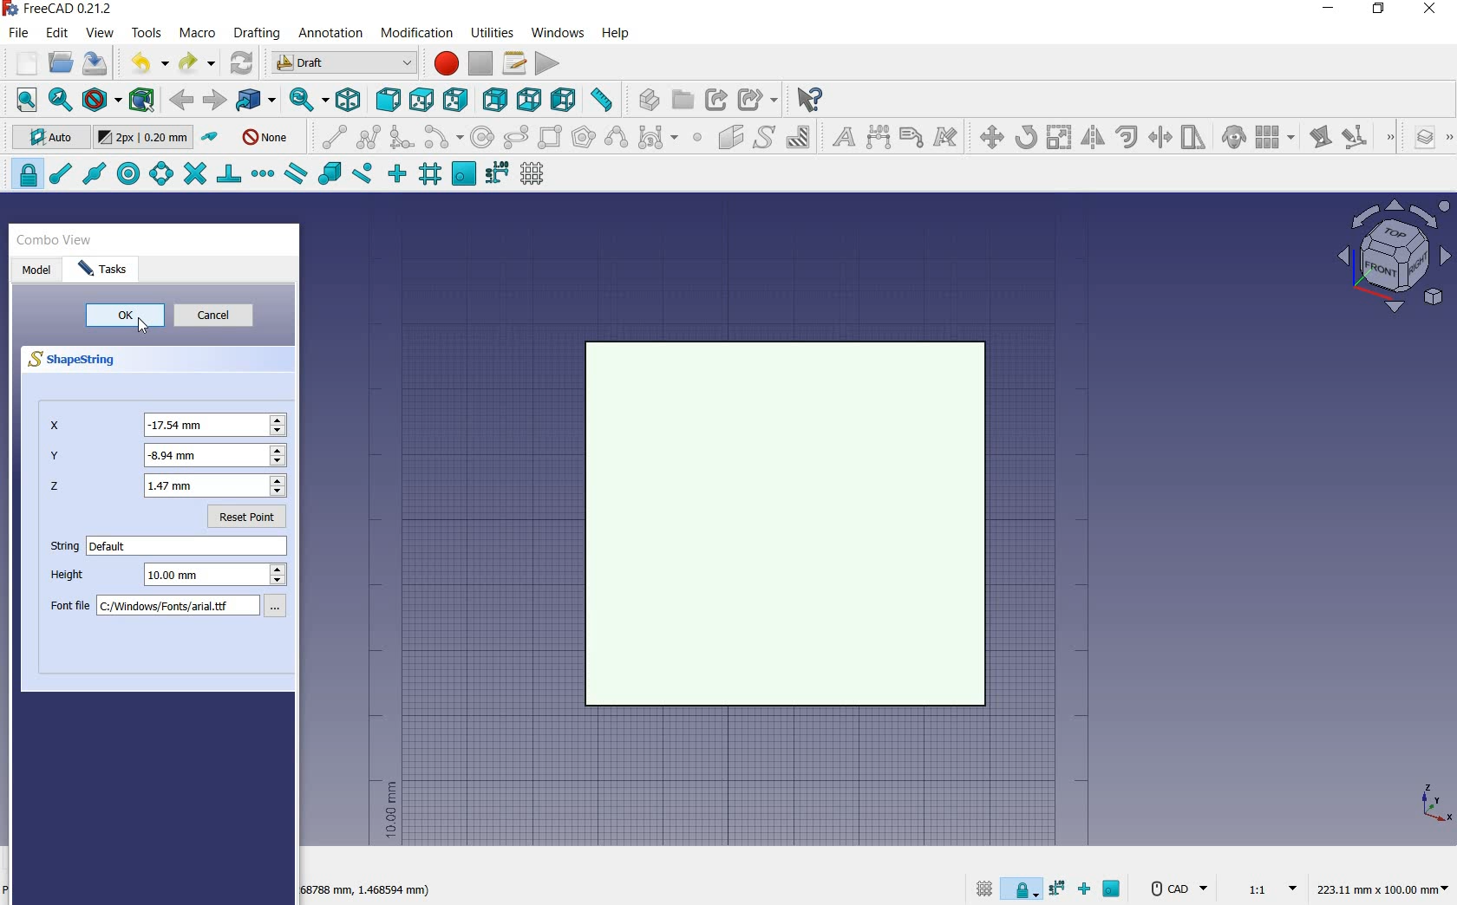 The width and height of the screenshot is (1457, 905). Describe the element at coordinates (167, 457) in the screenshot. I see `y scaling` at that location.